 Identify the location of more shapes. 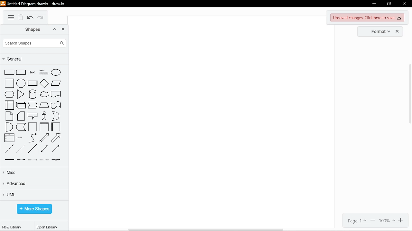
(34, 209).